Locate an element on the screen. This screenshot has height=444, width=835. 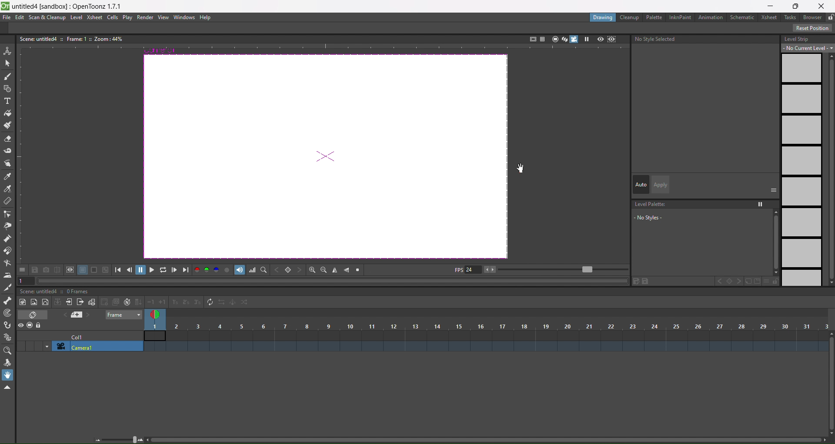
sub camera preview is located at coordinates (612, 39).